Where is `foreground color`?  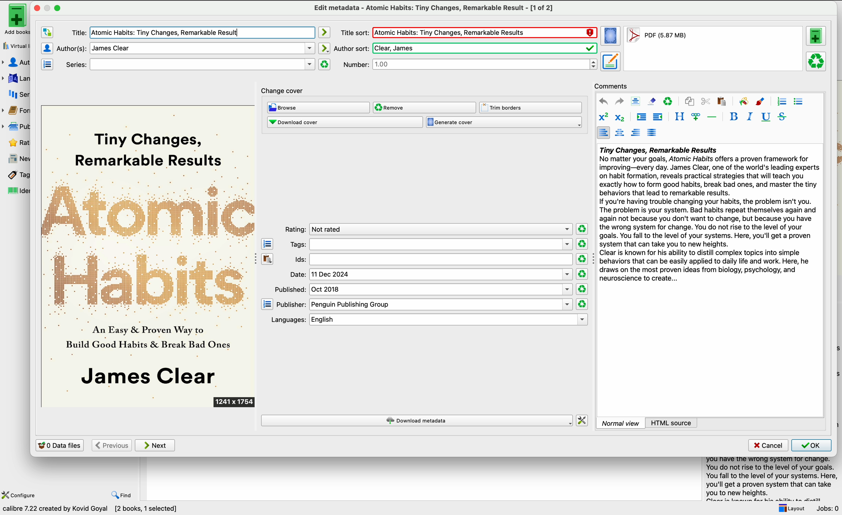 foreground color is located at coordinates (761, 101).